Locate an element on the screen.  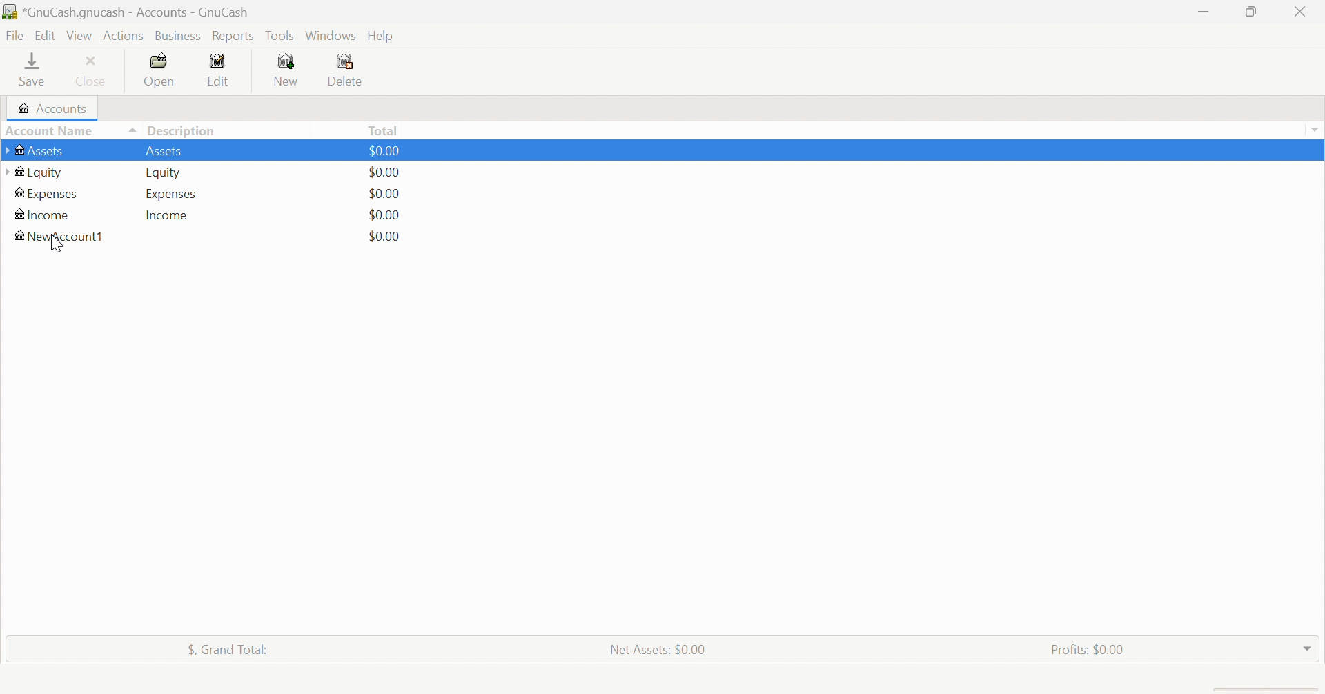
Expenses is located at coordinates (169, 193).